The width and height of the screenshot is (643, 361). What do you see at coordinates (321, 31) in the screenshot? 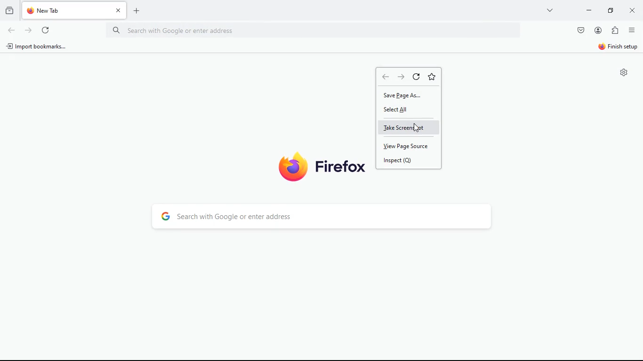
I see `Search bar` at bounding box center [321, 31].